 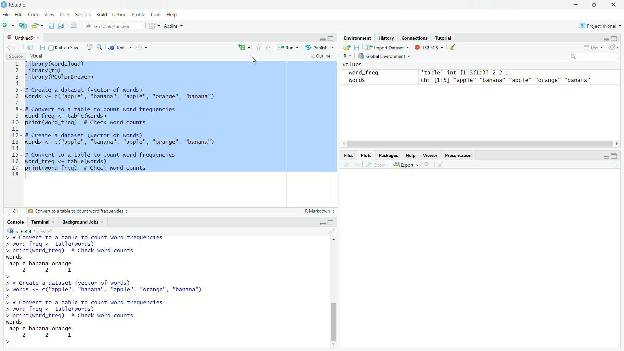 What do you see at coordinates (73, 25) in the screenshot?
I see `Print the current file` at bounding box center [73, 25].